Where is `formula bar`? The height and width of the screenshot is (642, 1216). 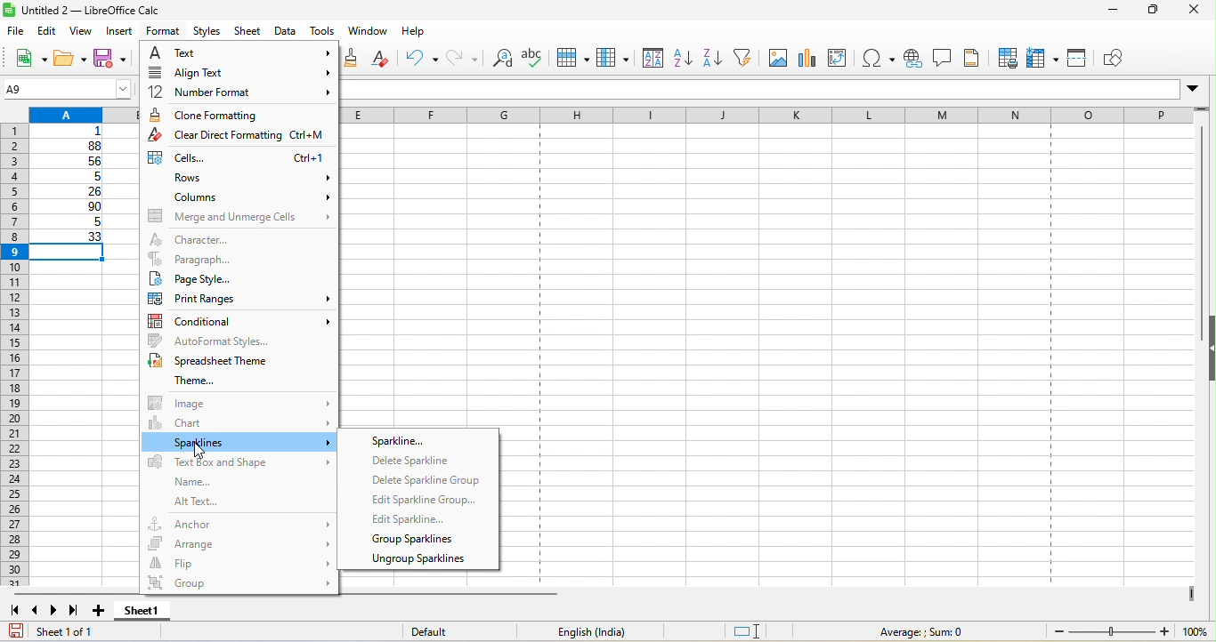 formula bar is located at coordinates (774, 92).